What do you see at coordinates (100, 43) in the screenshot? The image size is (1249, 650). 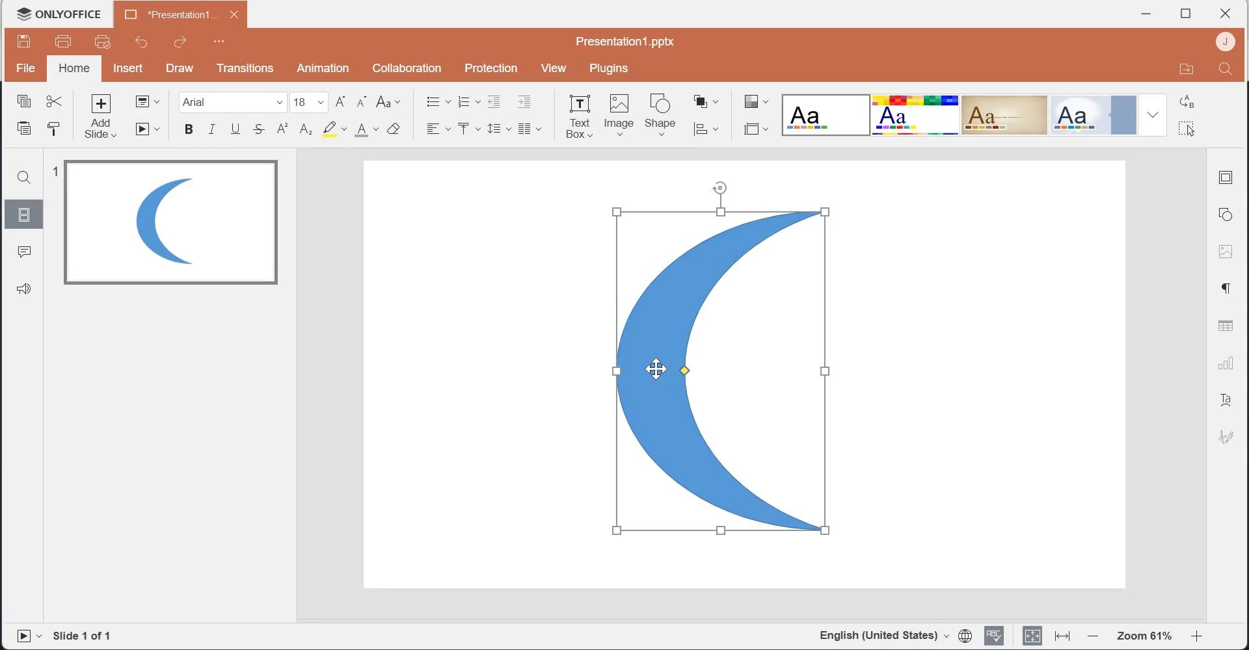 I see `Quick print` at bounding box center [100, 43].